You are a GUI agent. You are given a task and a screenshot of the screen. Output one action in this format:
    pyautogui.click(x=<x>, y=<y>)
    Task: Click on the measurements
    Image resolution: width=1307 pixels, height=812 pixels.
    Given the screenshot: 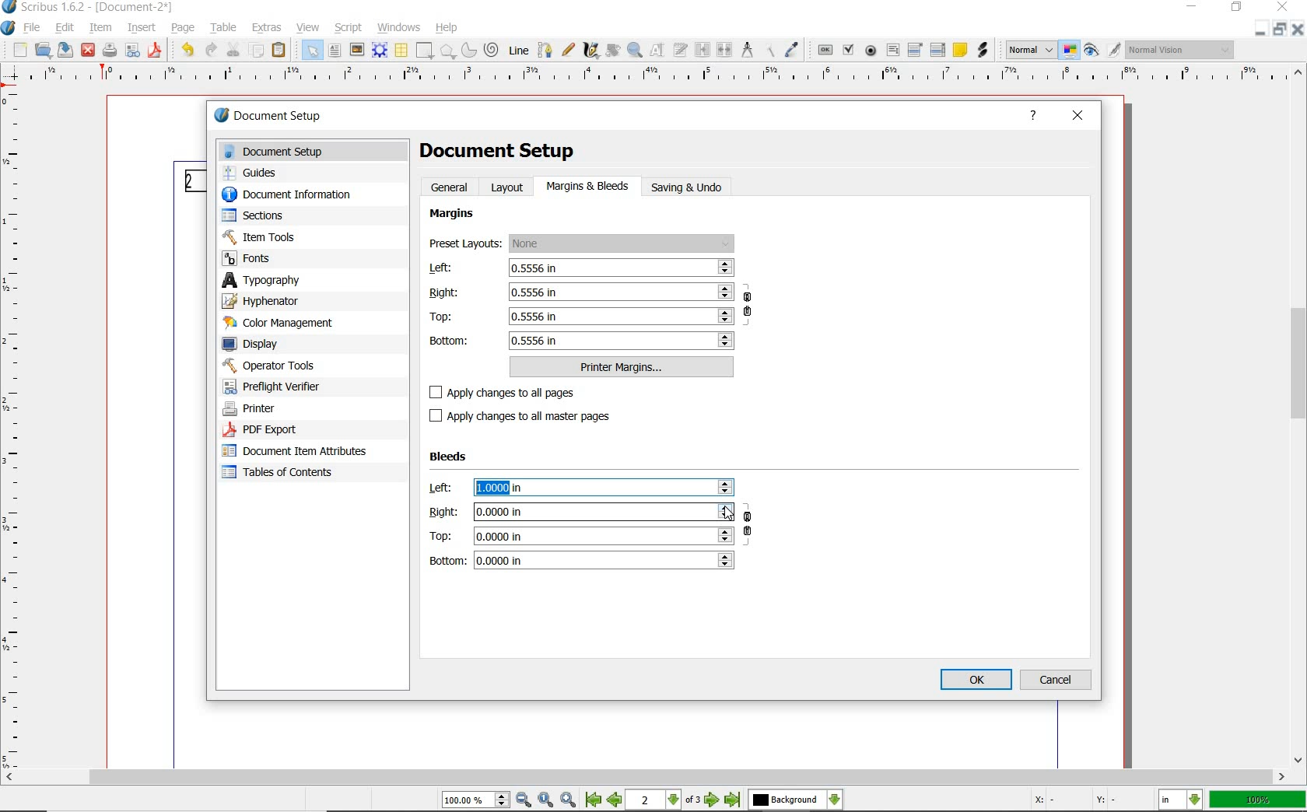 What is the action you would take?
    pyautogui.click(x=748, y=51)
    